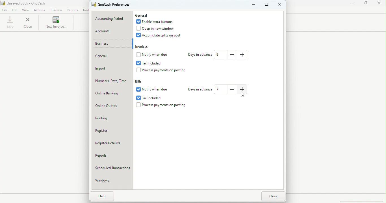 This screenshot has width=386, height=203. What do you see at coordinates (112, 105) in the screenshot?
I see `Online quotes` at bounding box center [112, 105].